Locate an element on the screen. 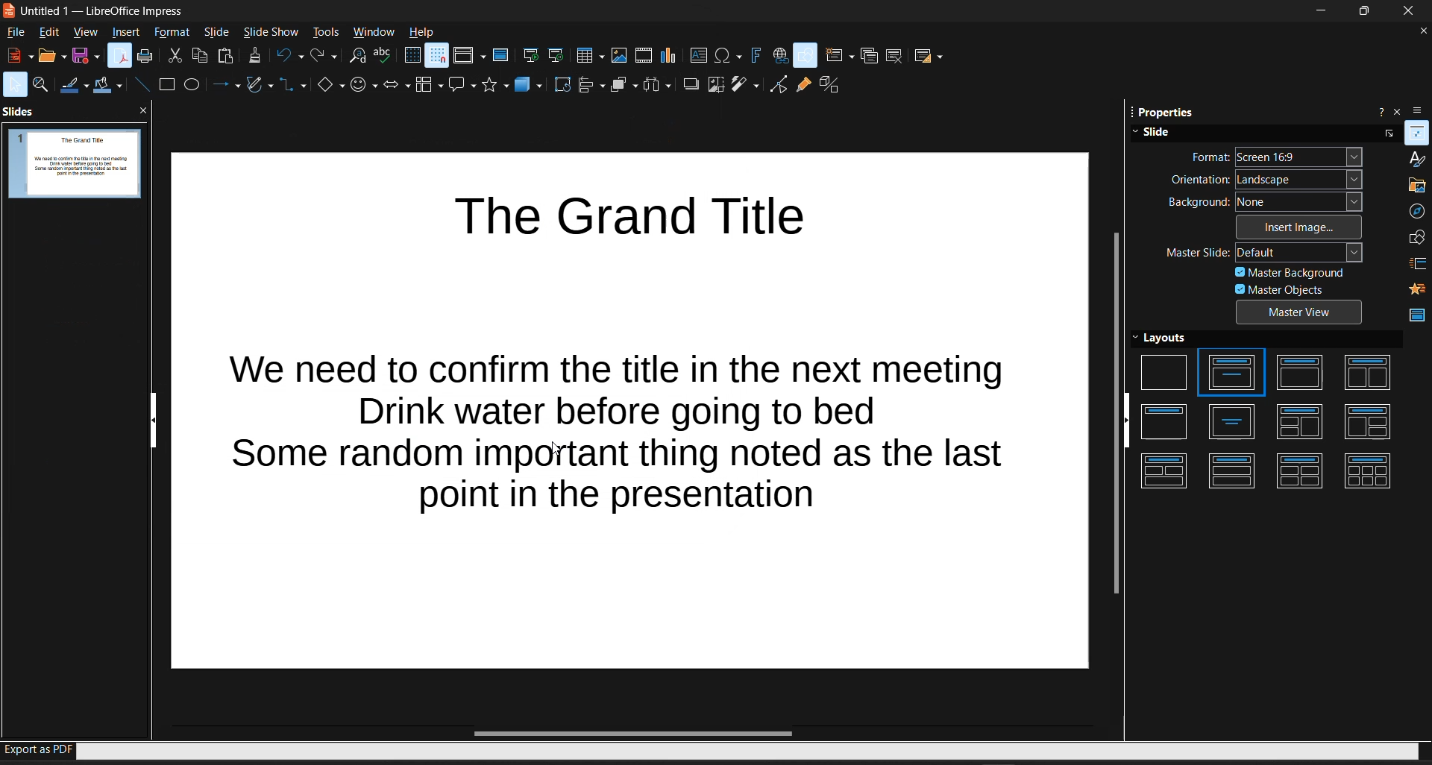 This screenshot has height=765, width=1432. insert text box is located at coordinates (697, 54).